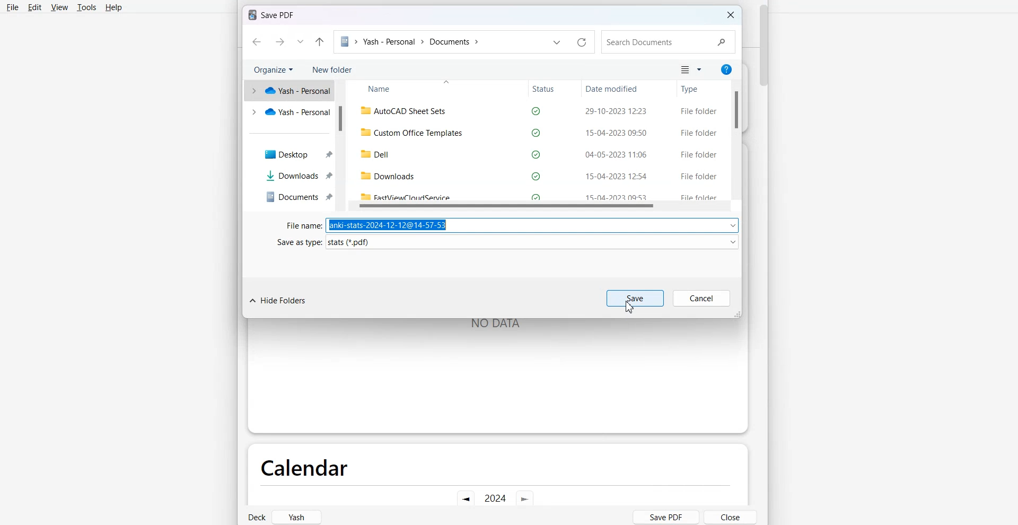  Describe the element at coordinates (617, 88) in the screenshot. I see `Date modified` at that location.